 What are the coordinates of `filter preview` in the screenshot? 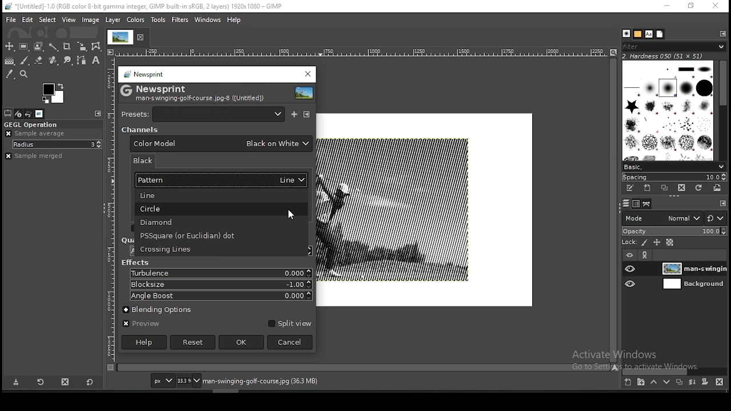 It's located at (305, 92).